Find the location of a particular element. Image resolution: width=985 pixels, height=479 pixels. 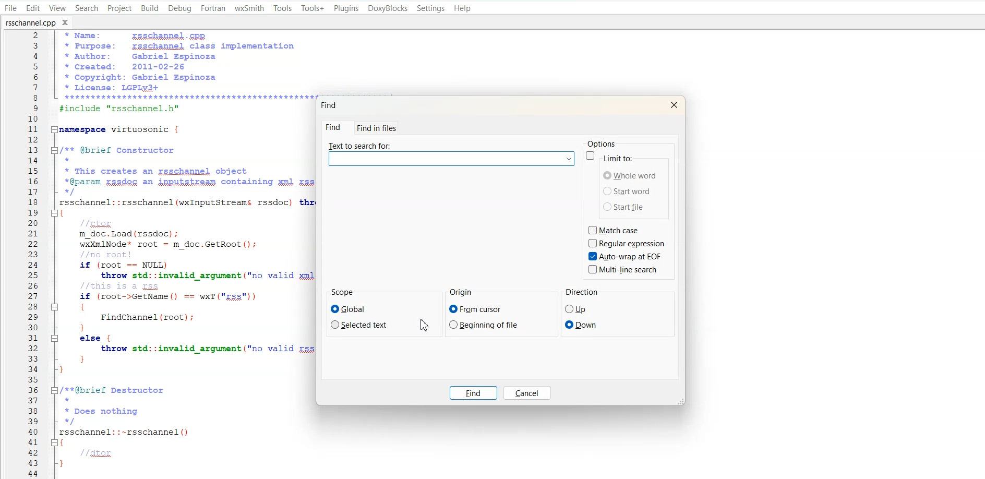

Collapse is located at coordinates (55, 442).